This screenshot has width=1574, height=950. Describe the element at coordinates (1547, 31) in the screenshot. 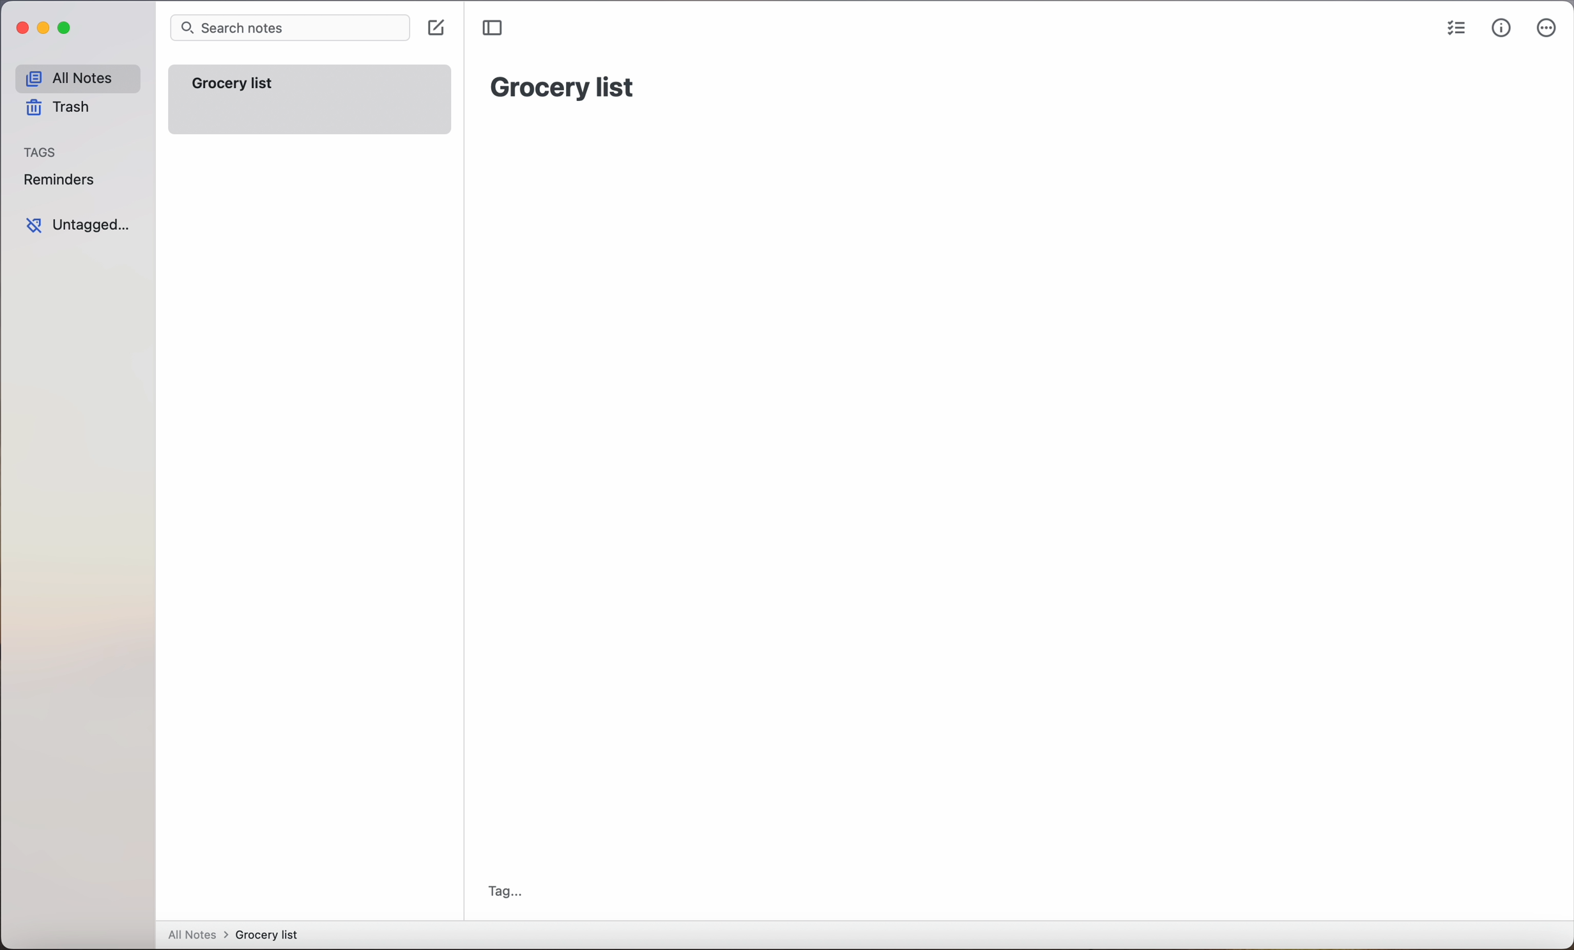

I see `more options` at that location.